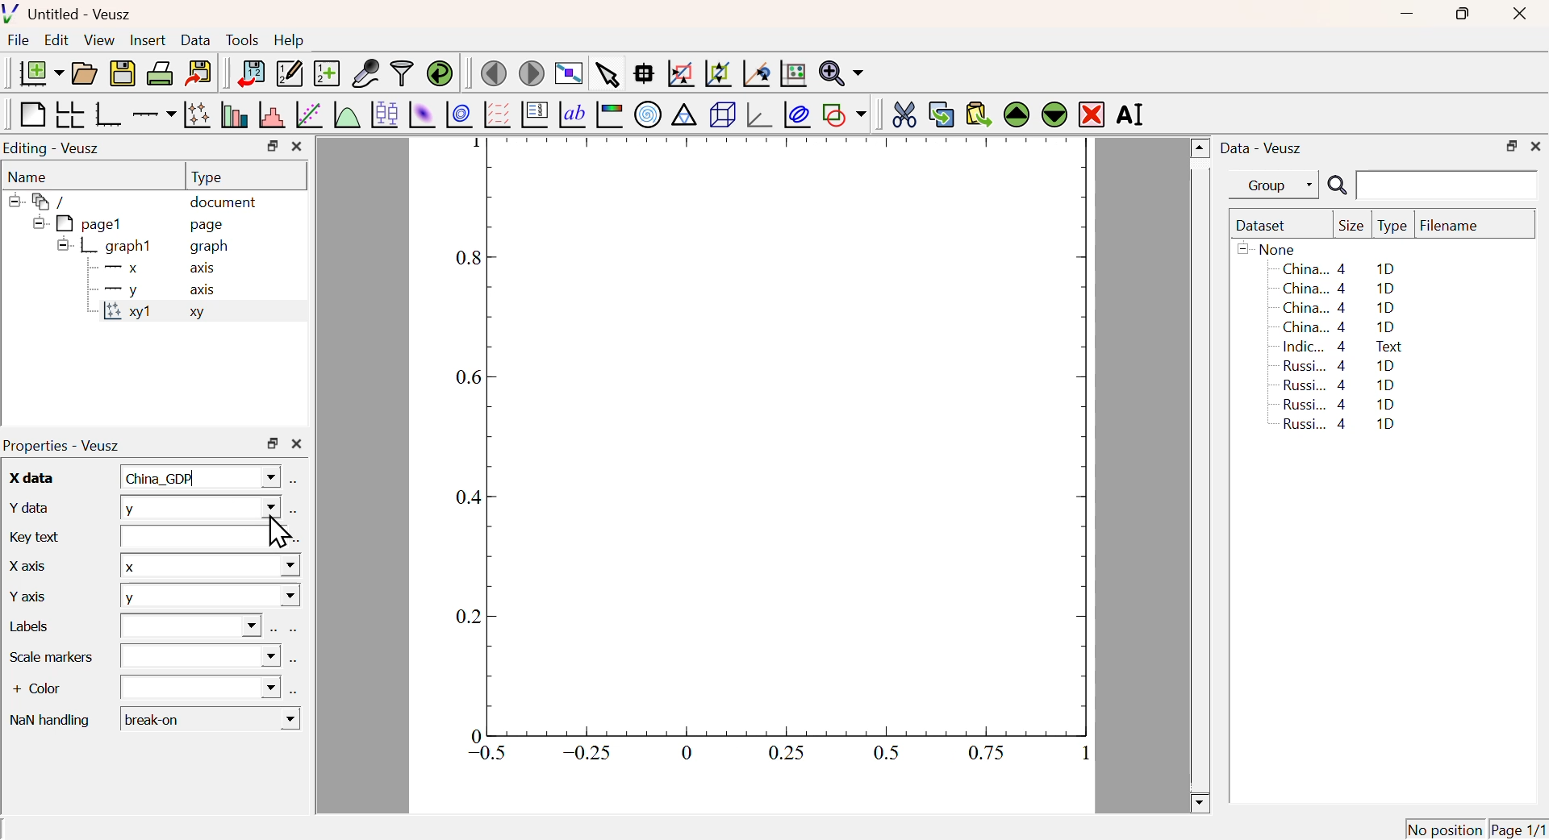 Image resolution: width=1549 pixels, height=840 pixels. What do you see at coordinates (1342, 347) in the screenshot?
I see `Indic... 4 Text` at bounding box center [1342, 347].